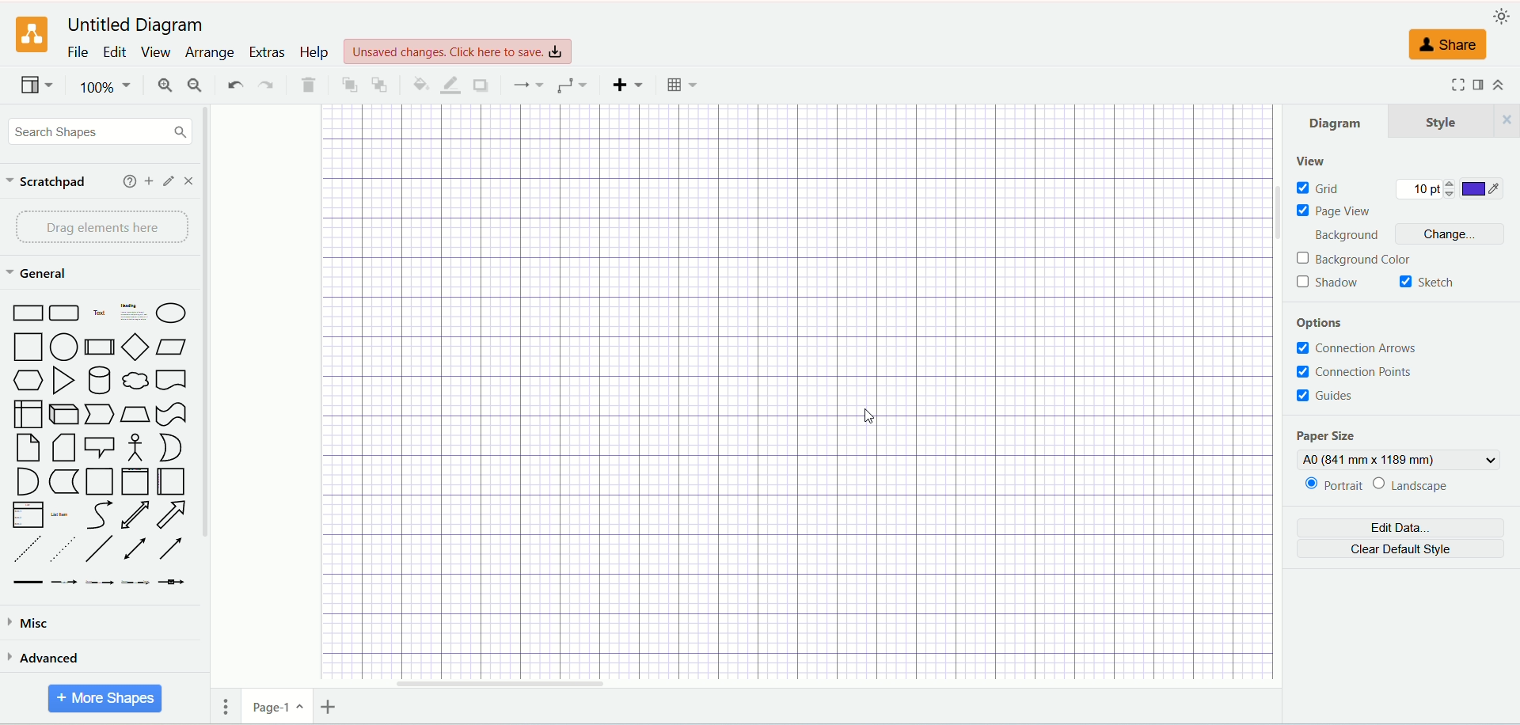  What do you see at coordinates (29, 314) in the screenshot?
I see `rectangle` at bounding box center [29, 314].